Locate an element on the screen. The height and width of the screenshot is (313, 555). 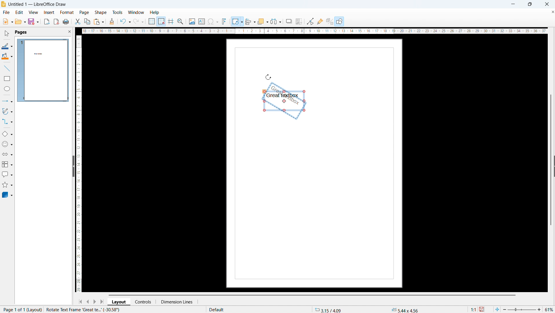
save  is located at coordinates (482, 309).